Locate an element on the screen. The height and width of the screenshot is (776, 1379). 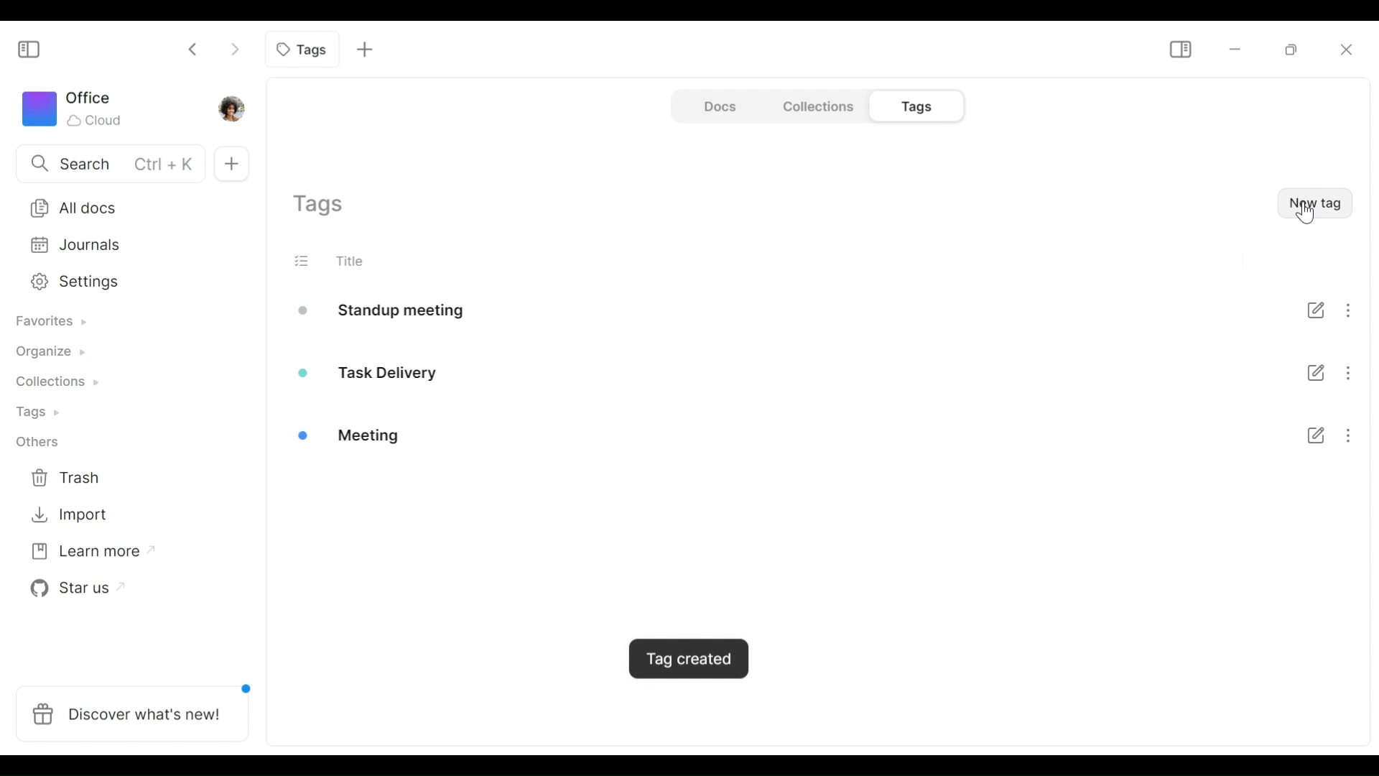
Learn more is located at coordinates (83, 554).